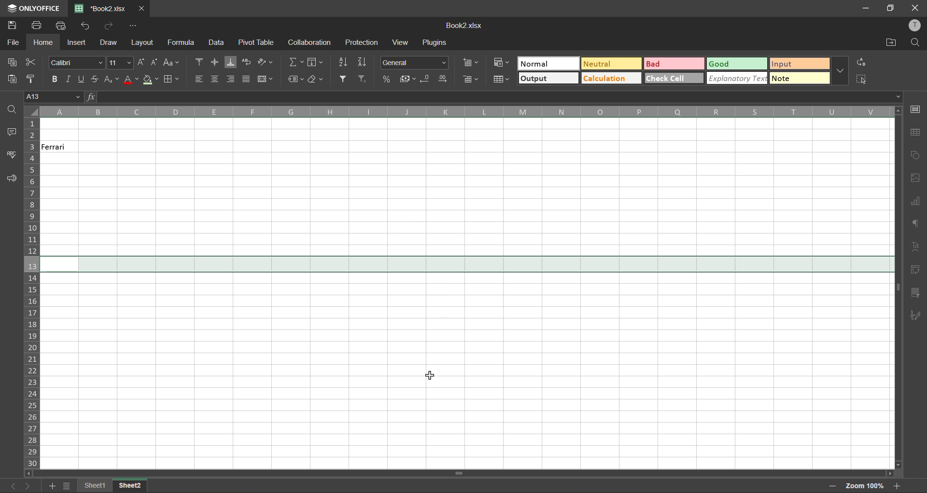  Describe the element at coordinates (899, 96) in the screenshot. I see `Drop-down ` at that location.